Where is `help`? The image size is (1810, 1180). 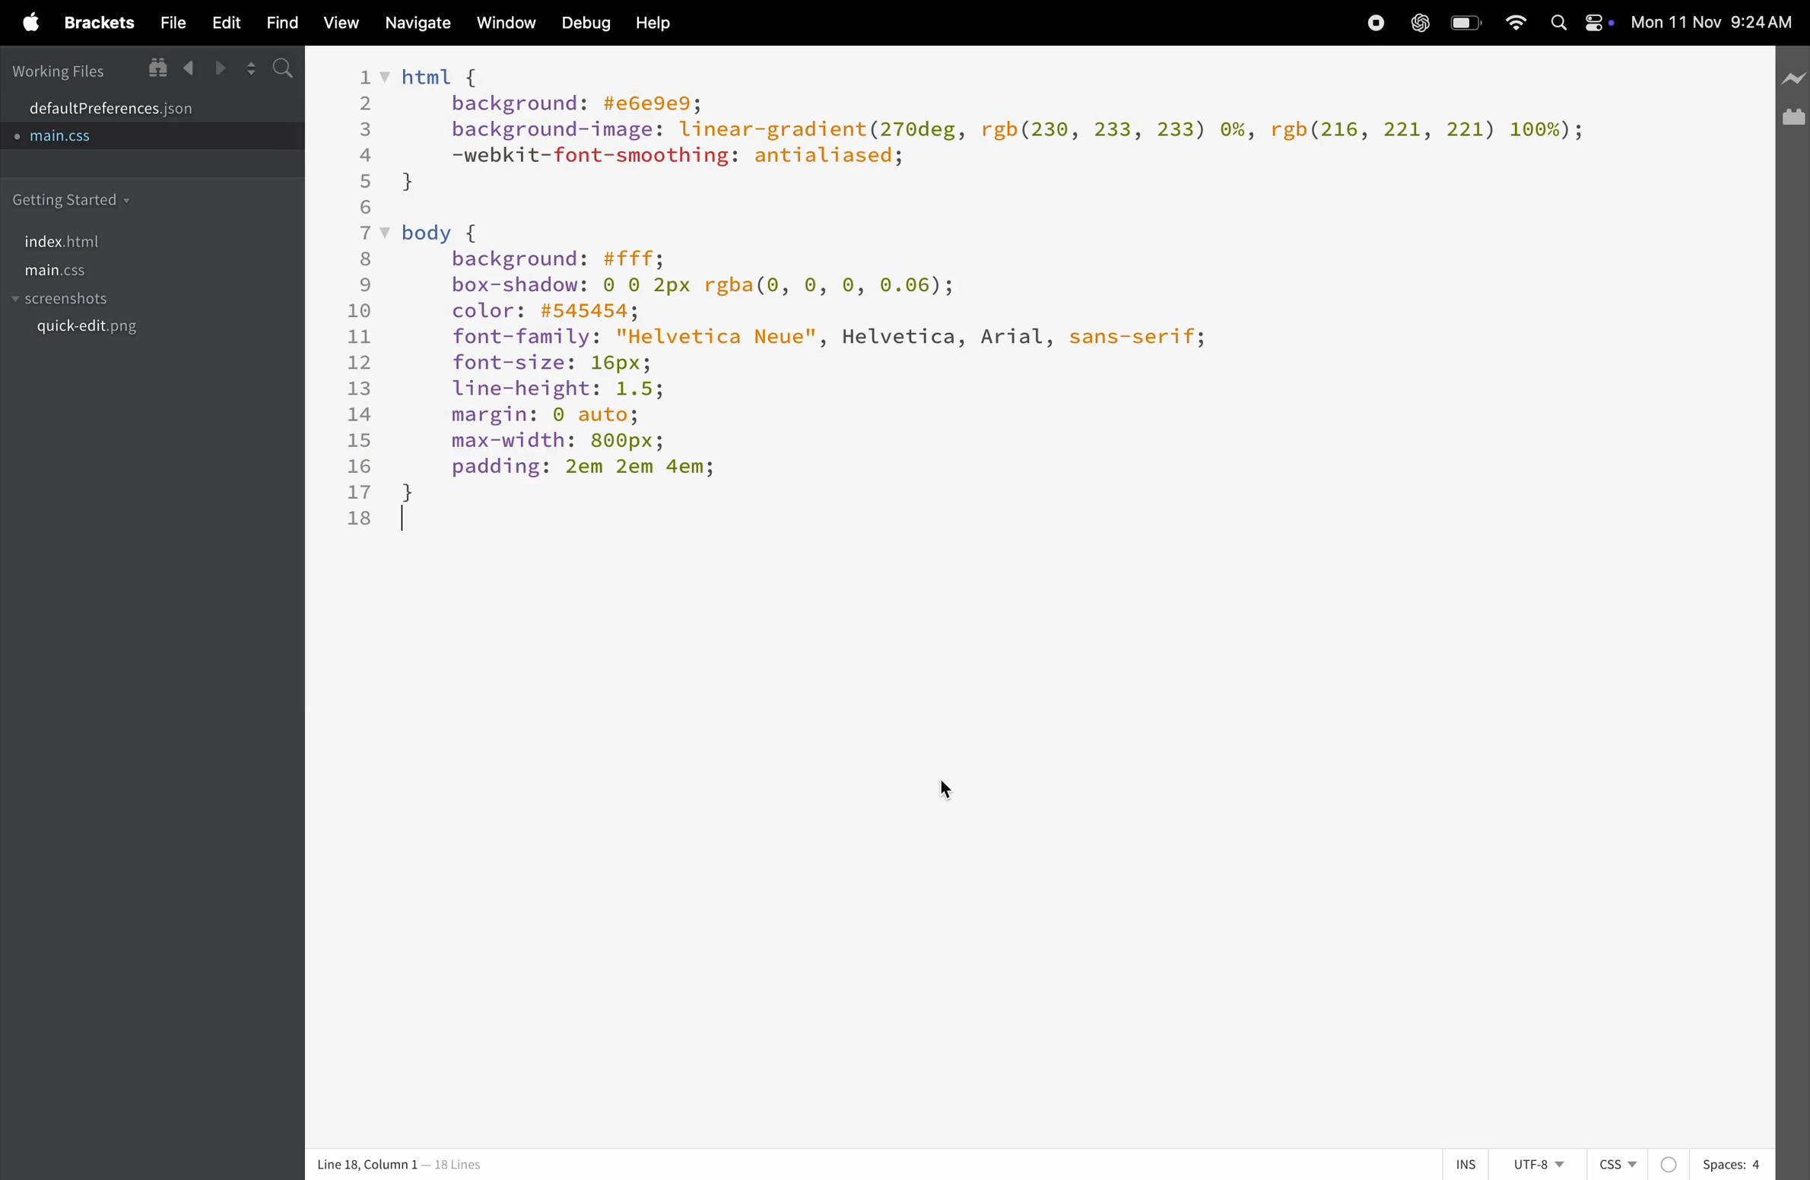 help is located at coordinates (654, 23).